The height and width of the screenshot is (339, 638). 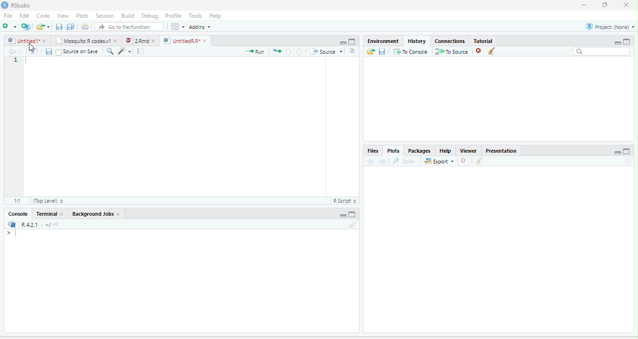 I want to click on R Script, so click(x=345, y=201).